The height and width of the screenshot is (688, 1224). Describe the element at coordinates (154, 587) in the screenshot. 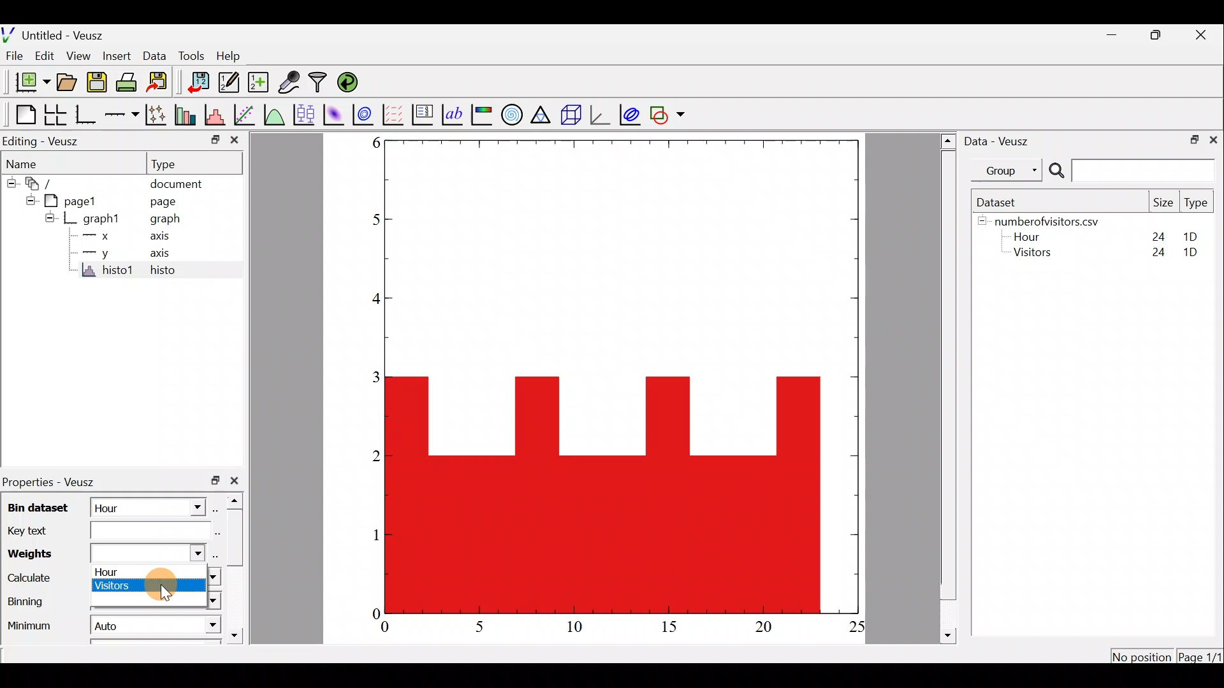

I see `Cursor` at that location.